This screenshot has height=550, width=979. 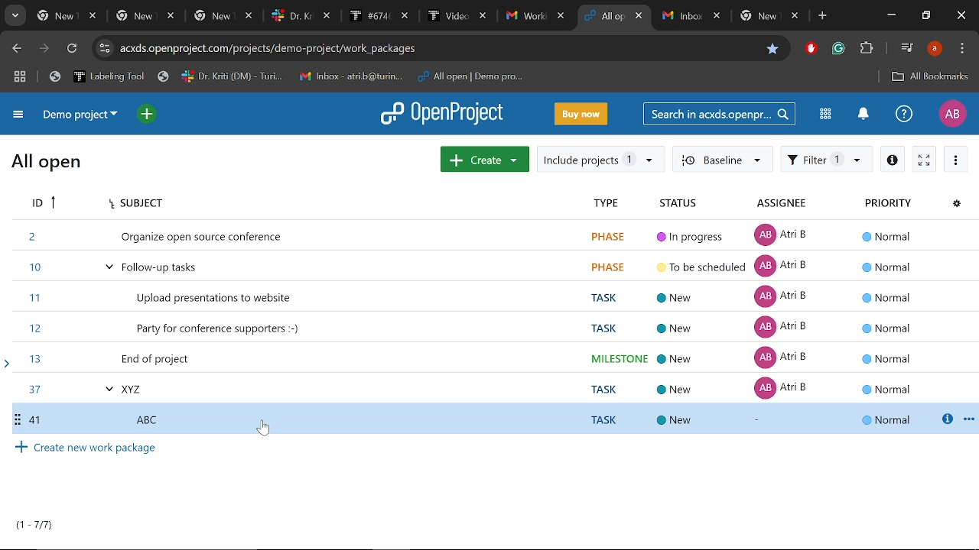 What do you see at coordinates (828, 160) in the screenshot?
I see `Filter` at bounding box center [828, 160].